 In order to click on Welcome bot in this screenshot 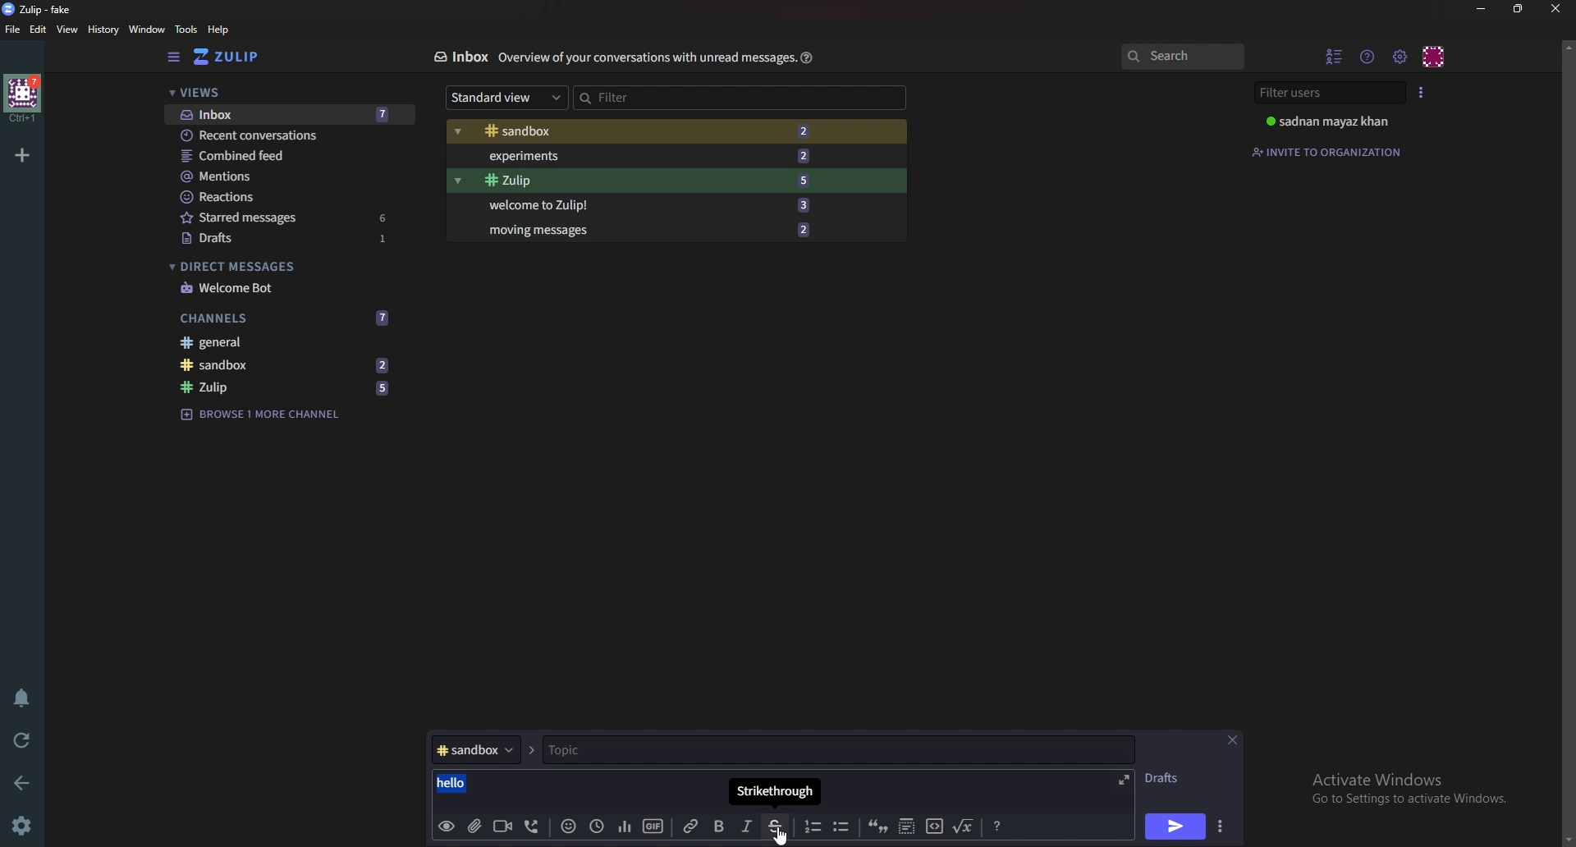, I will do `click(286, 287)`.